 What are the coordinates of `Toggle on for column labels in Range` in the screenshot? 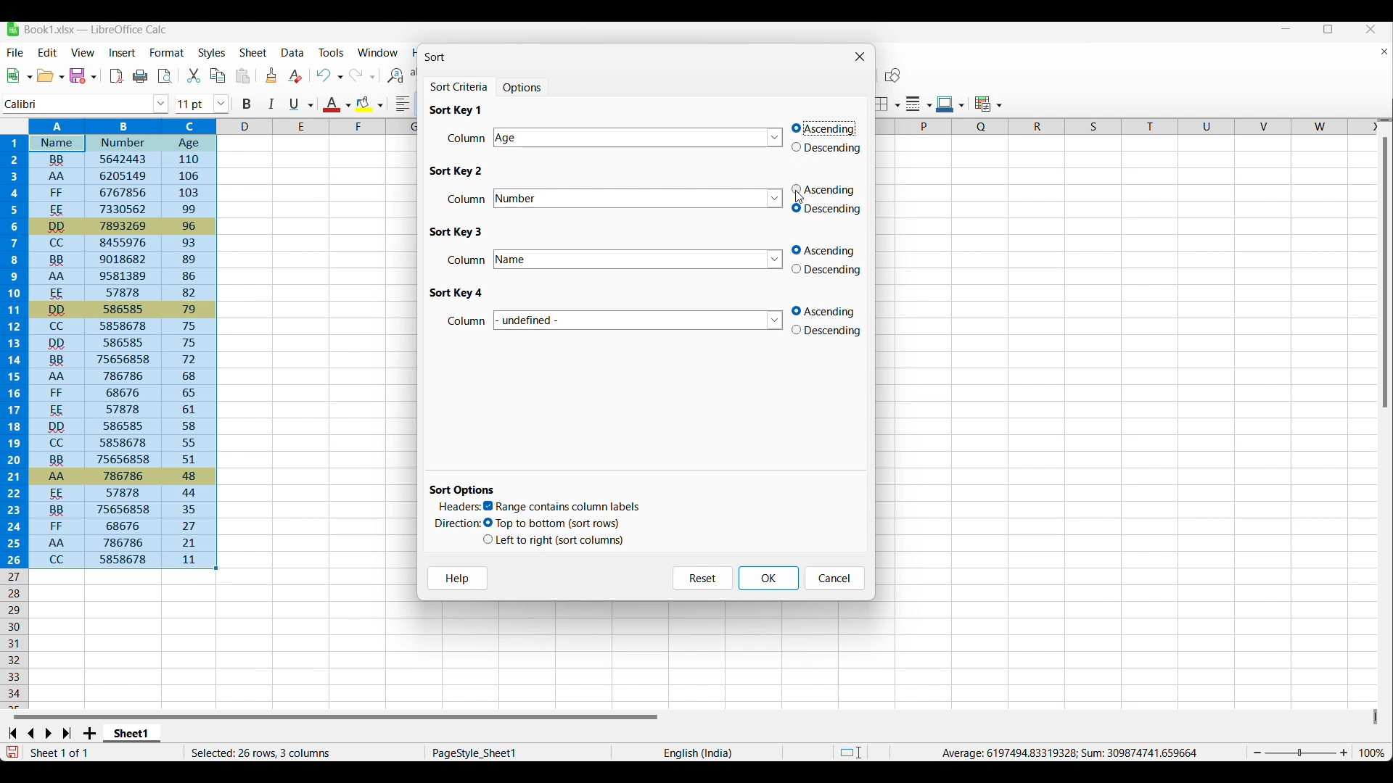 It's located at (562, 507).